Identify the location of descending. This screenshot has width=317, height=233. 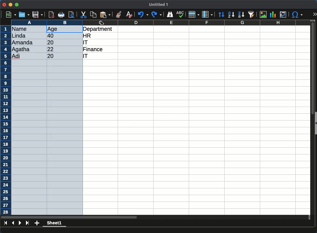
(241, 14).